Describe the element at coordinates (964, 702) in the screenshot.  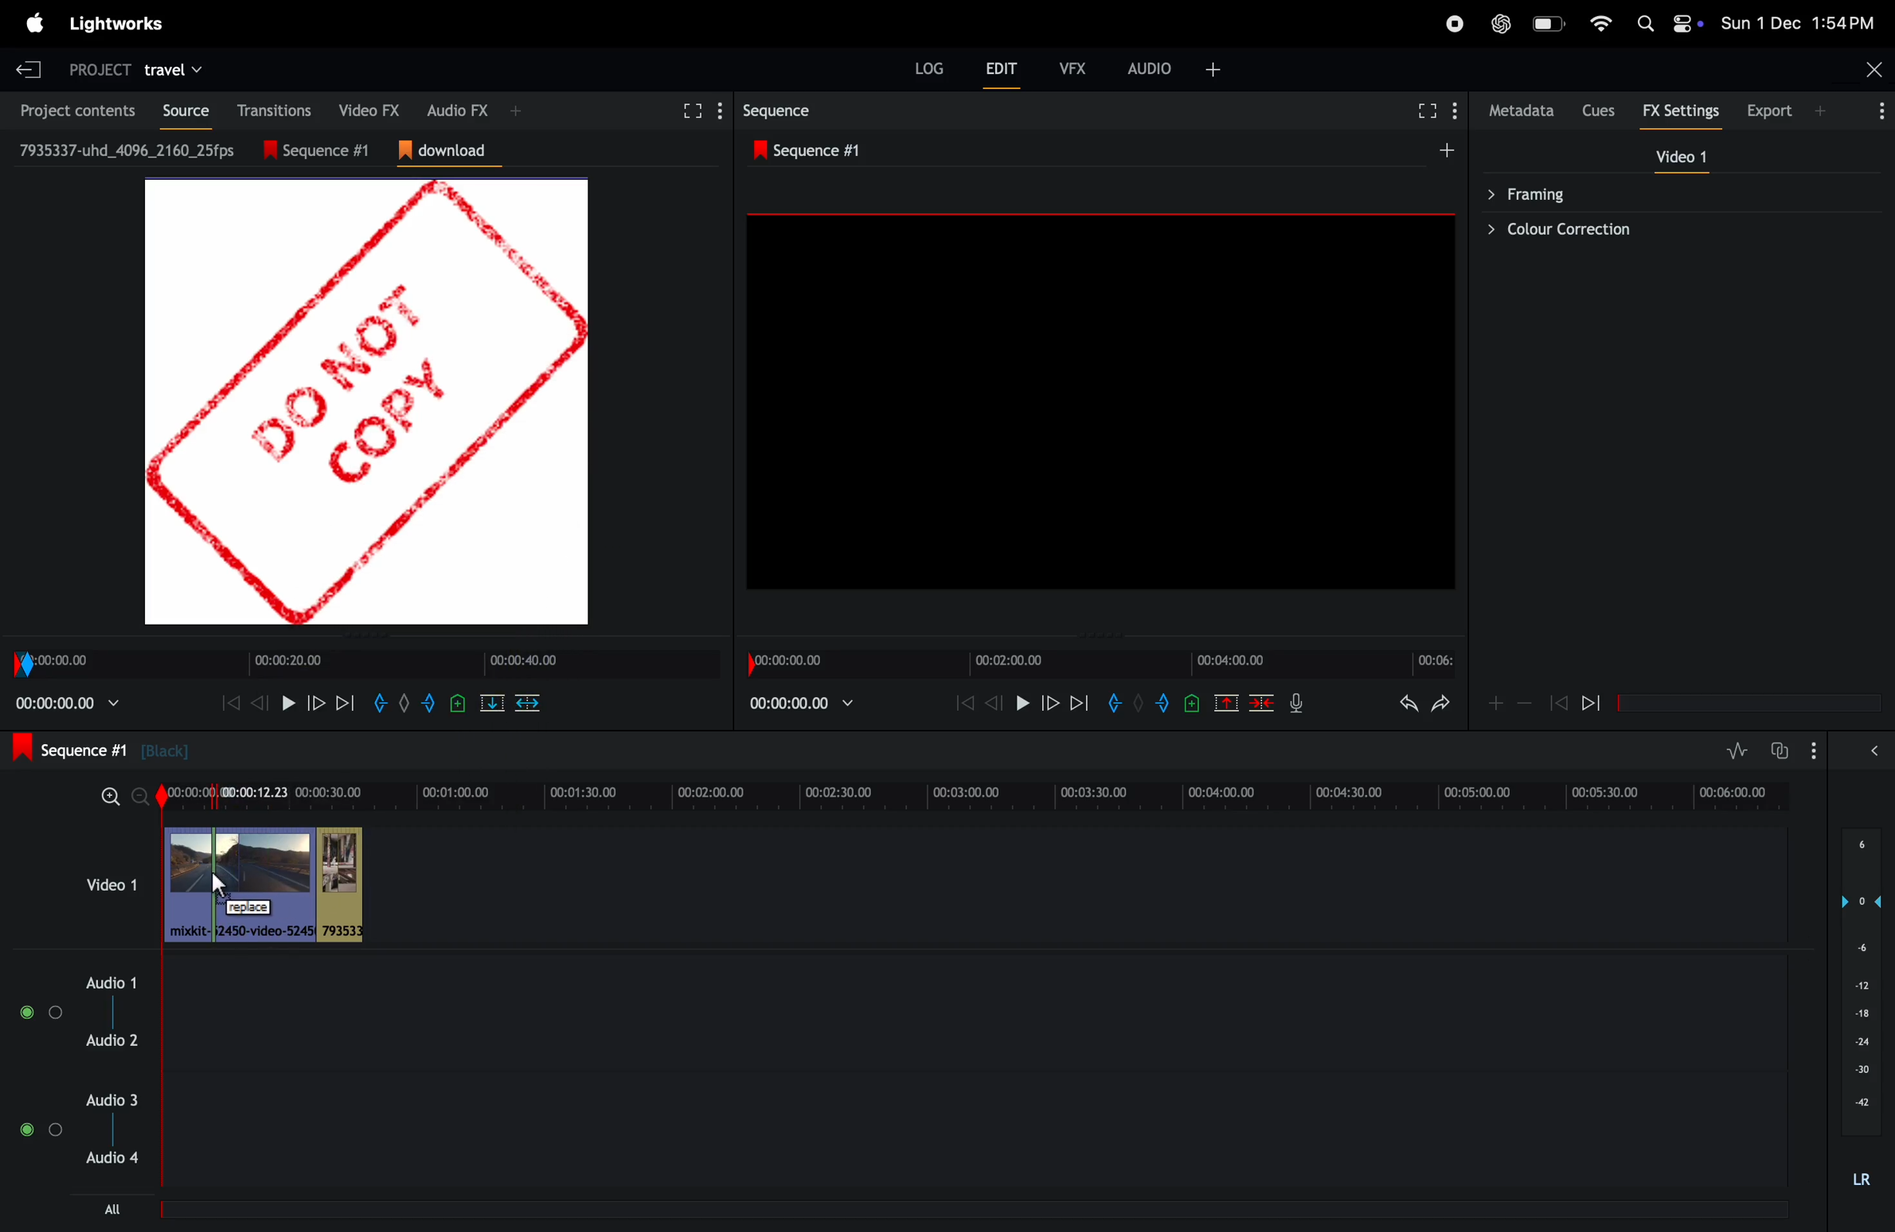
I see `rewind` at that location.